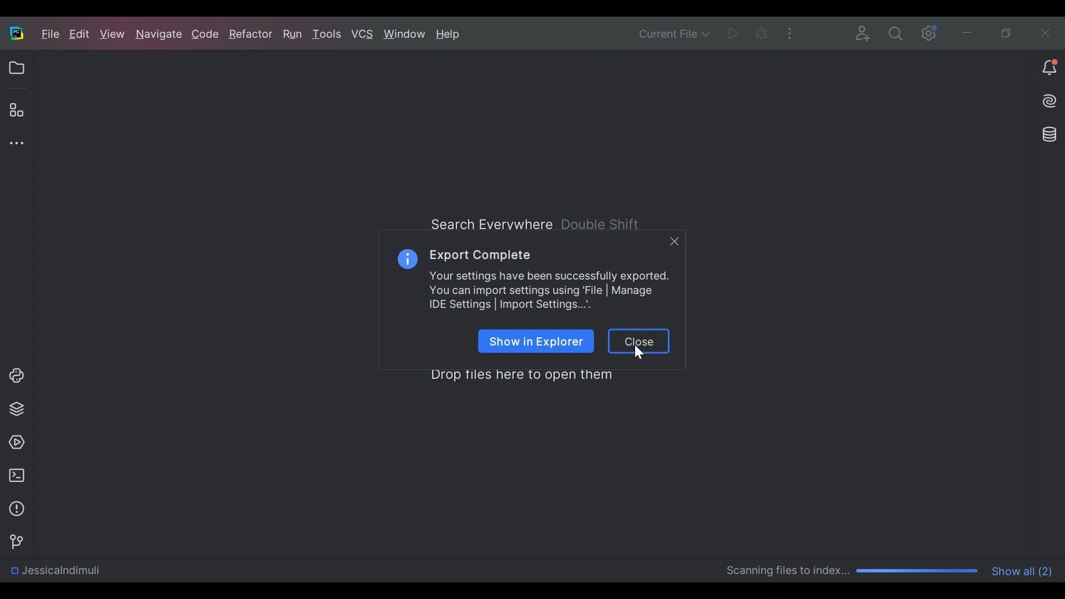 The height and width of the screenshot is (599, 1065). What do you see at coordinates (16, 110) in the screenshot?
I see `Structure` at bounding box center [16, 110].